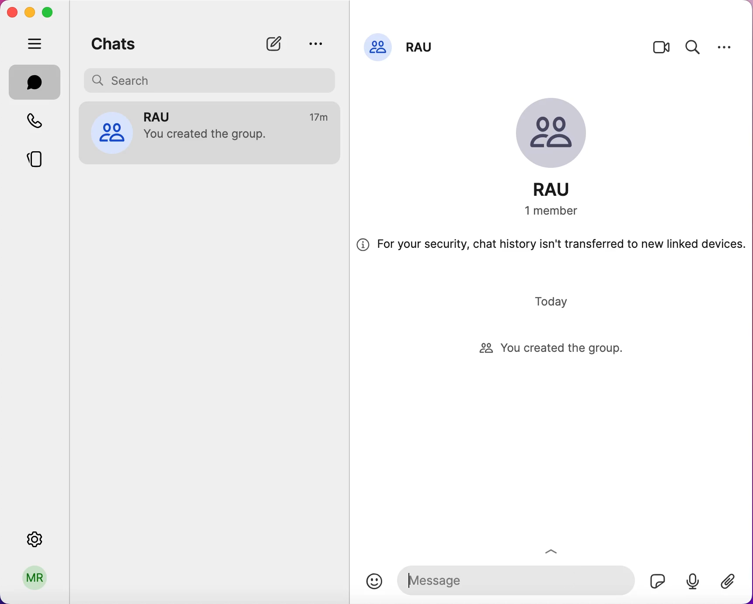  I want to click on profile picture, so click(378, 46).